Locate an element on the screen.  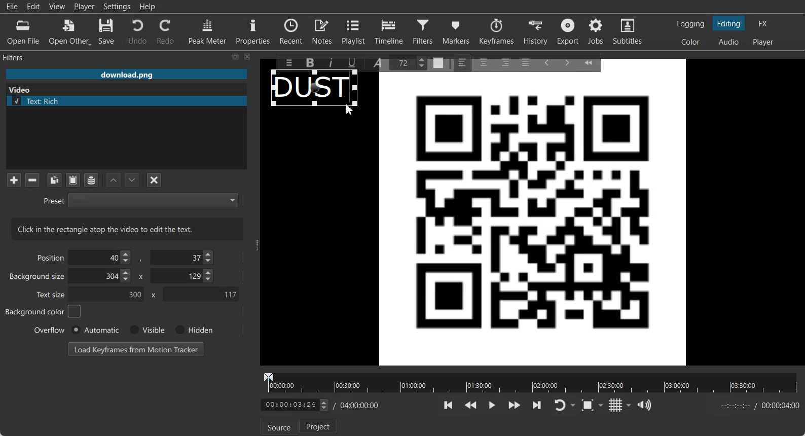
Source is located at coordinates (277, 427).